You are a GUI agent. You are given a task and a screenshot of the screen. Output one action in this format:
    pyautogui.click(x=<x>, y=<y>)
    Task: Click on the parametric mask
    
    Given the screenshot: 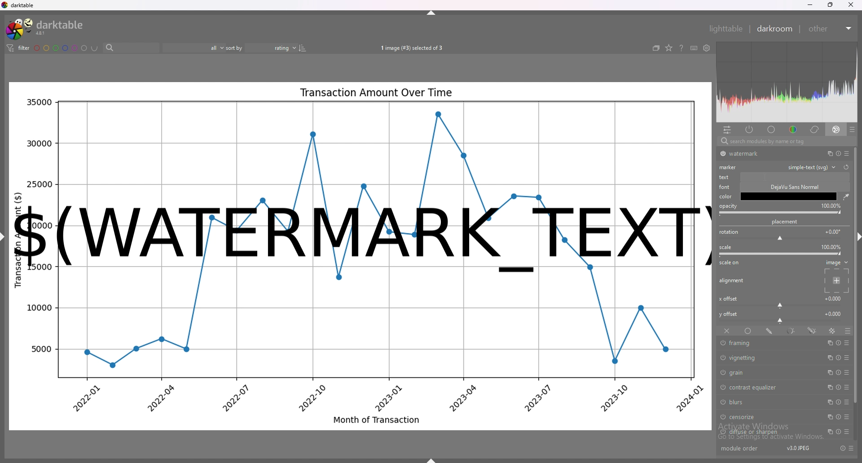 What is the action you would take?
    pyautogui.click(x=792, y=331)
    